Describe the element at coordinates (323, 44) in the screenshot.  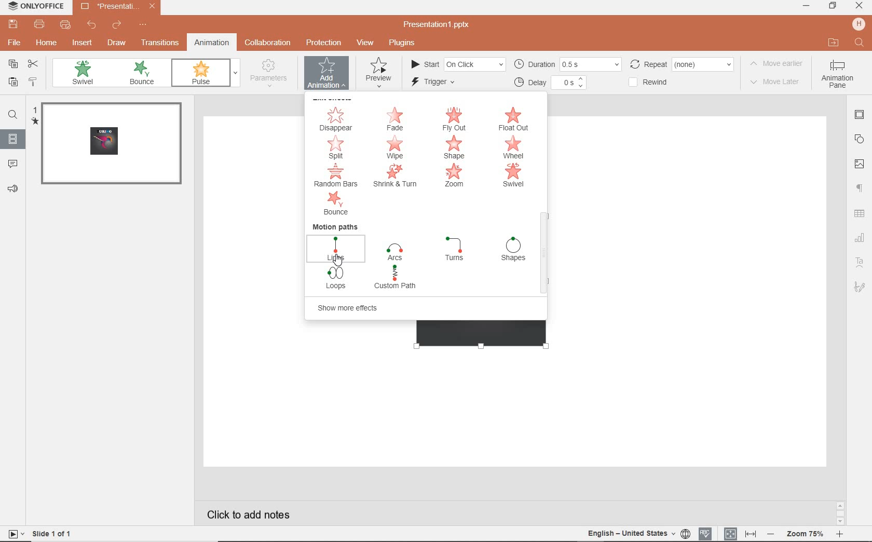
I see `protection` at that location.